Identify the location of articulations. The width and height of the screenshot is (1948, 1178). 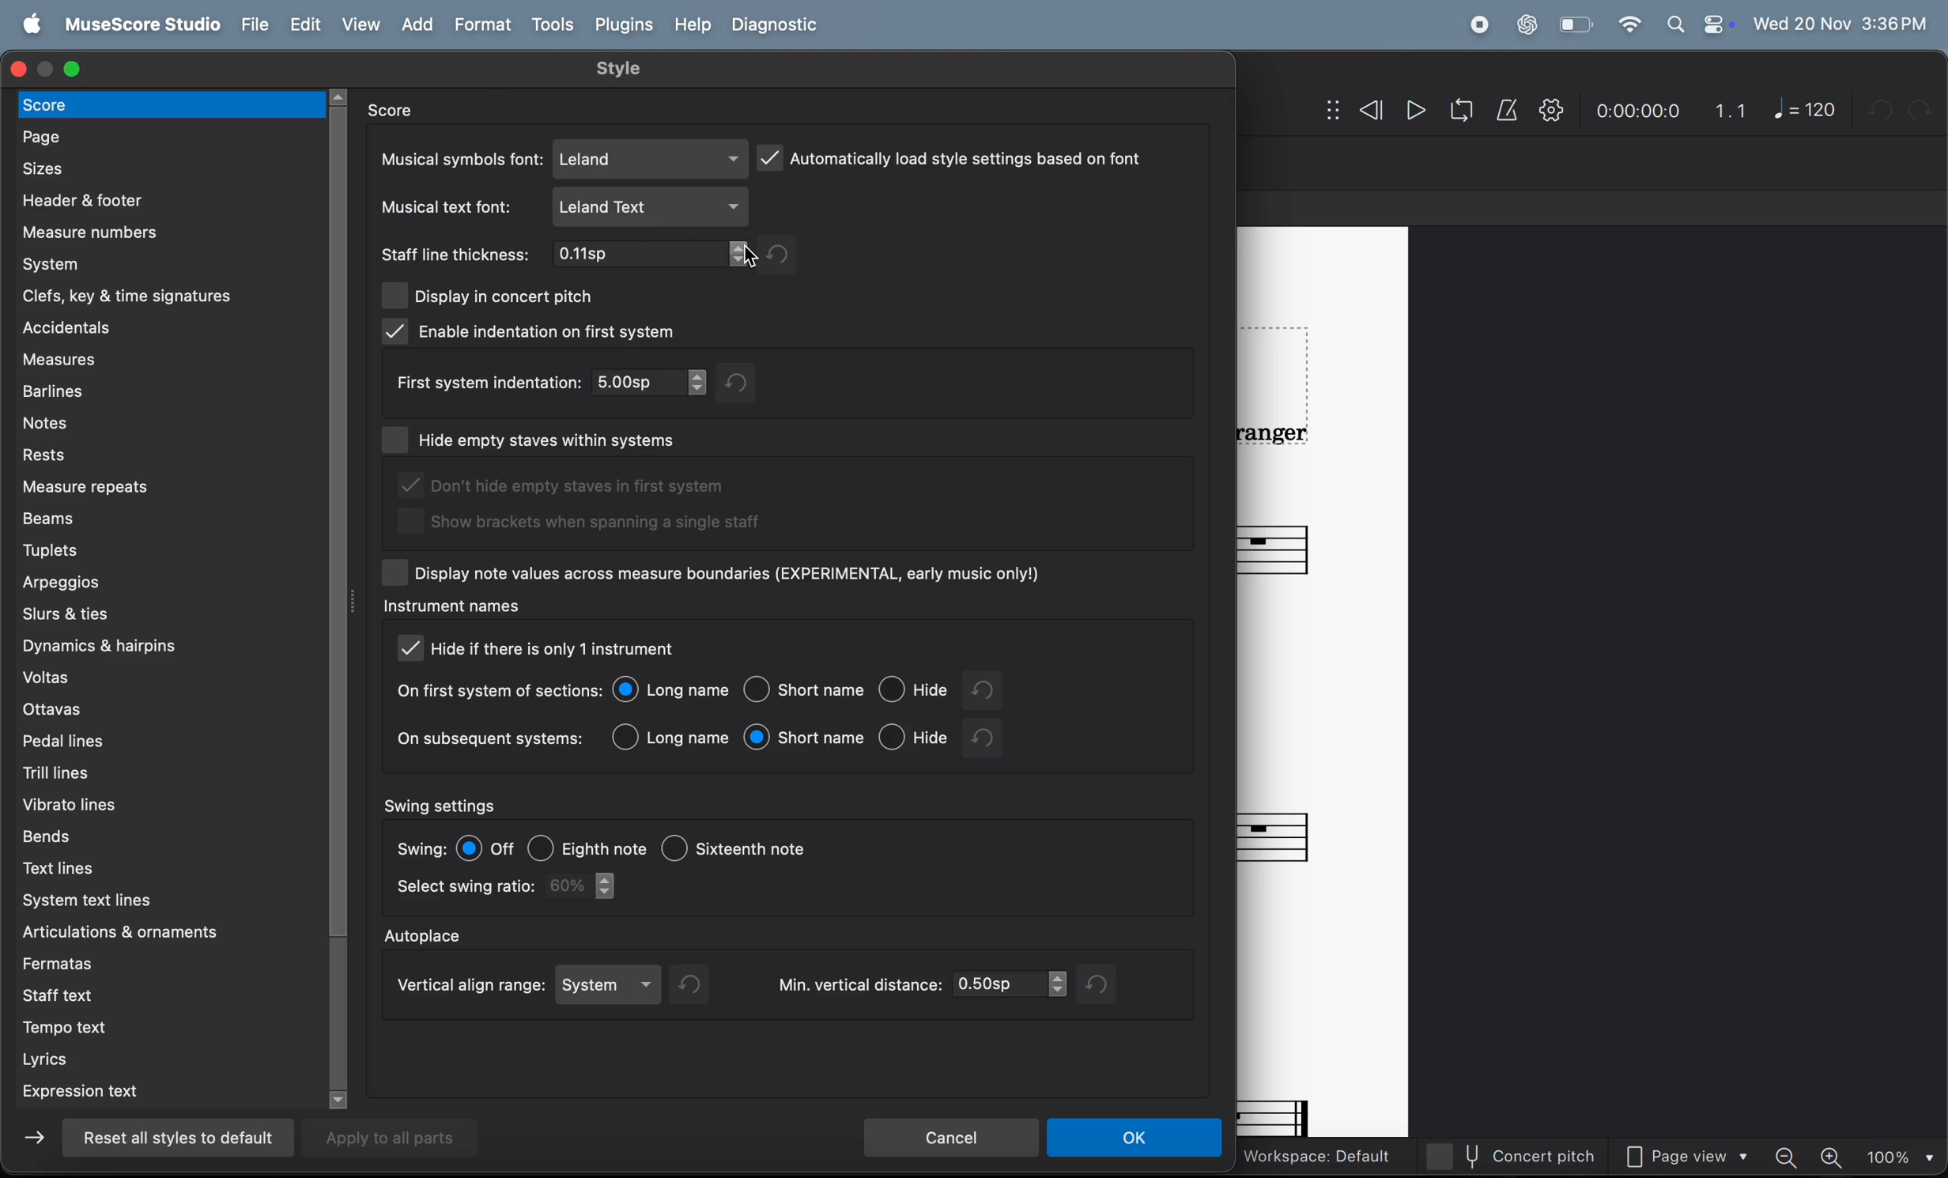
(135, 934).